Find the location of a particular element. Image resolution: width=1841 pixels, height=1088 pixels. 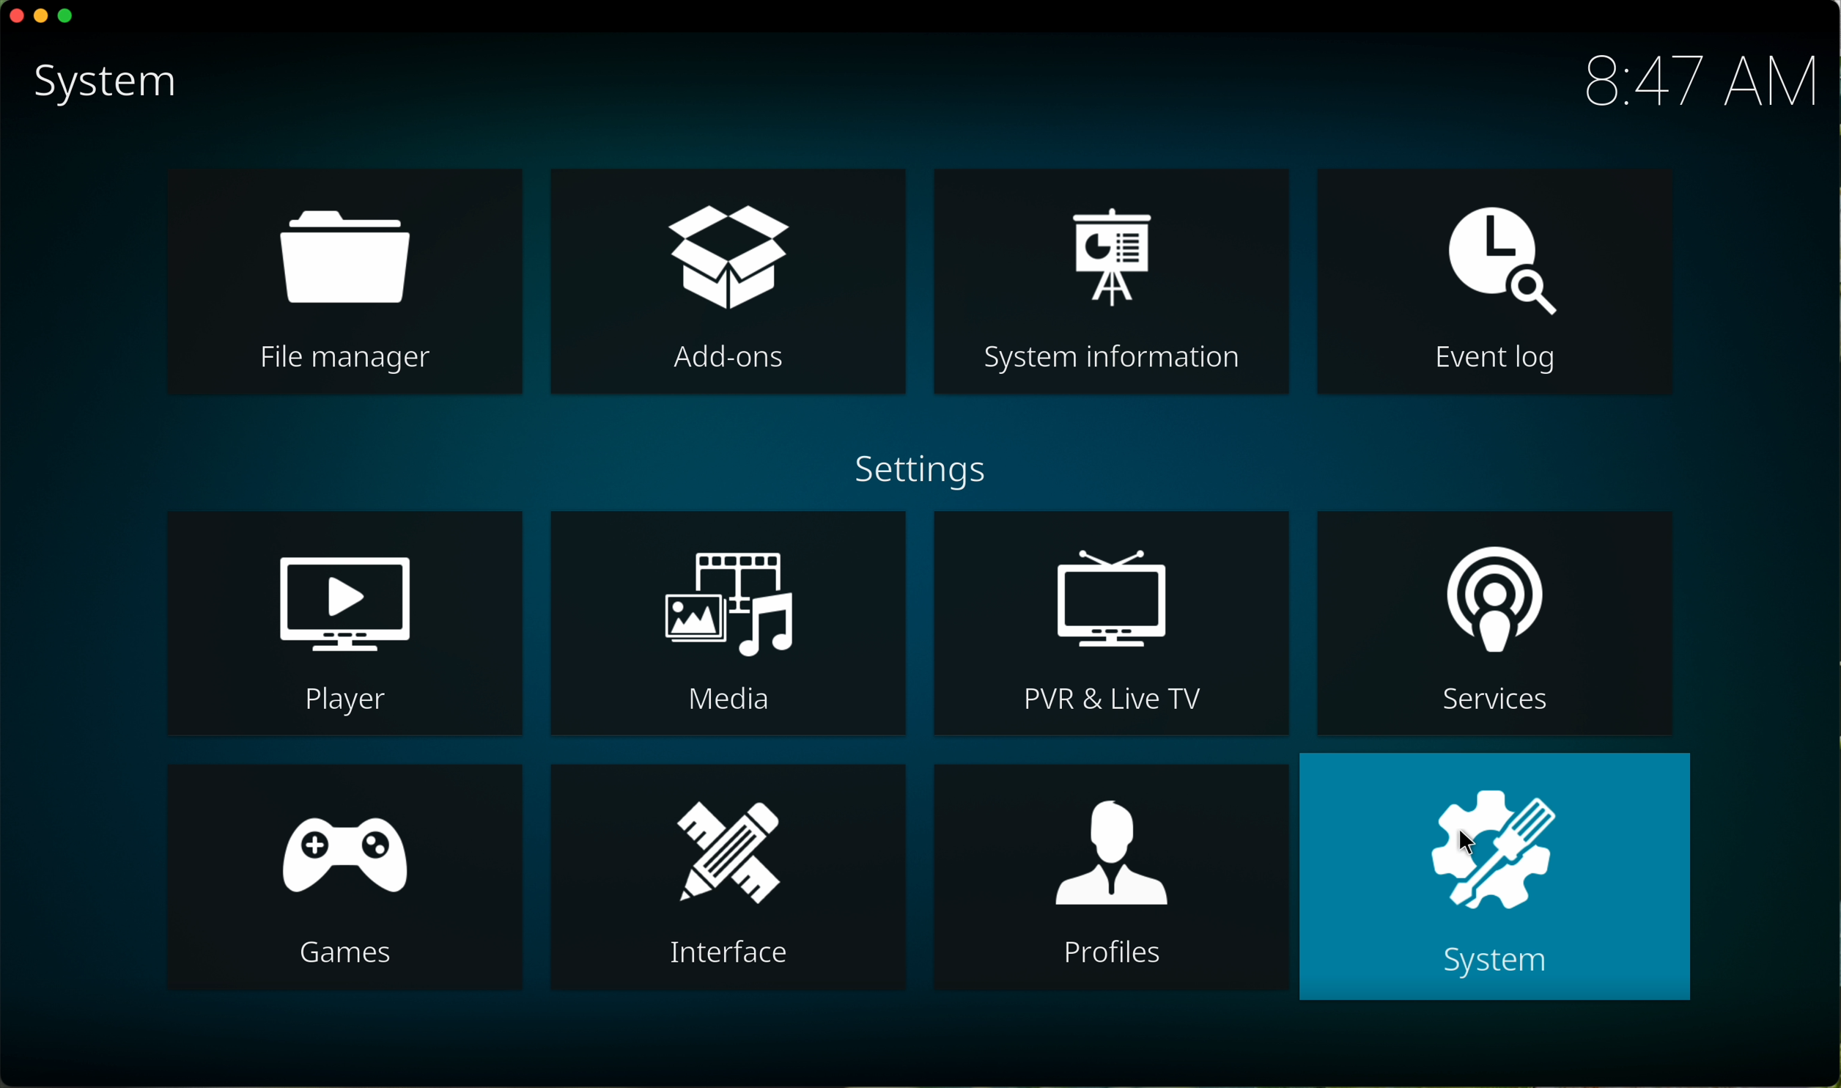

player is located at coordinates (351, 623).